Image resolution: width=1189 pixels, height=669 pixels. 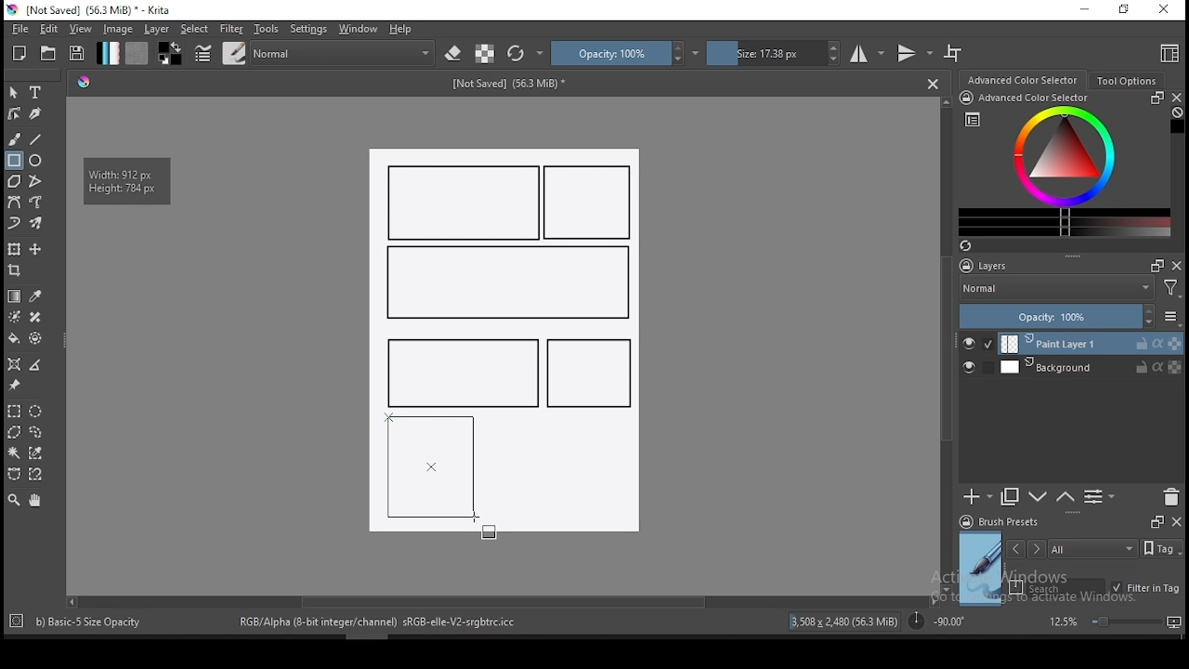 What do you see at coordinates (1152, 265) in the screenshot?
I see `Frames` at bounding box center [1152, 265].